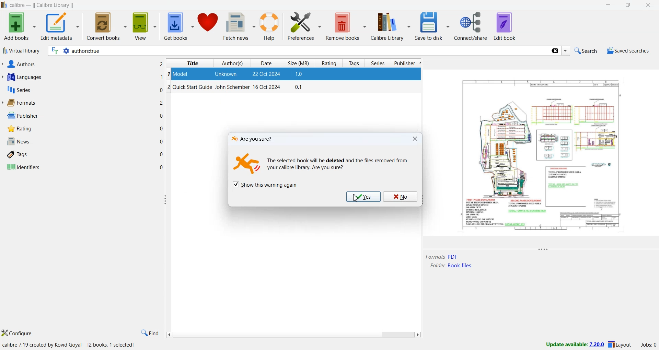 Image resolution: width=659 pixels, height=350 pixels. I want to click on title, so click(193, 63).